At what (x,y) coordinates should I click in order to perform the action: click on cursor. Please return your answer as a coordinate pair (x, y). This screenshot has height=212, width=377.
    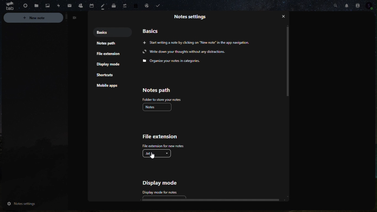
    Looking at the image, I should click on (154, 156).